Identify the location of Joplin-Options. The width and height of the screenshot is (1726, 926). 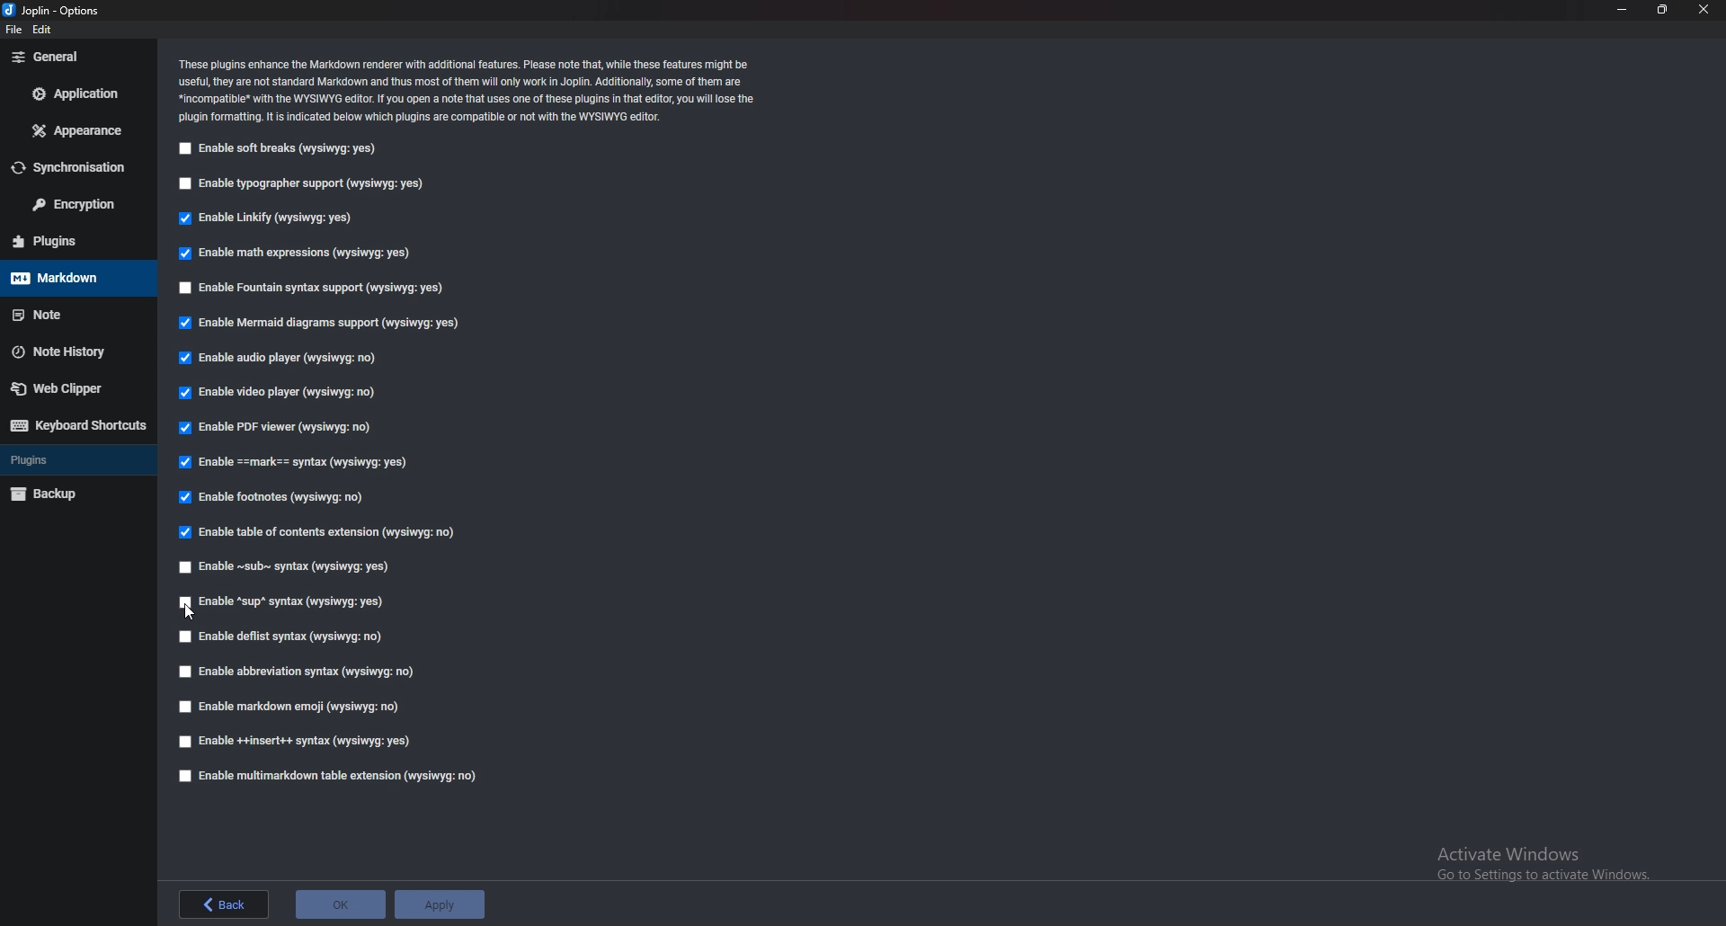
(53, 11).